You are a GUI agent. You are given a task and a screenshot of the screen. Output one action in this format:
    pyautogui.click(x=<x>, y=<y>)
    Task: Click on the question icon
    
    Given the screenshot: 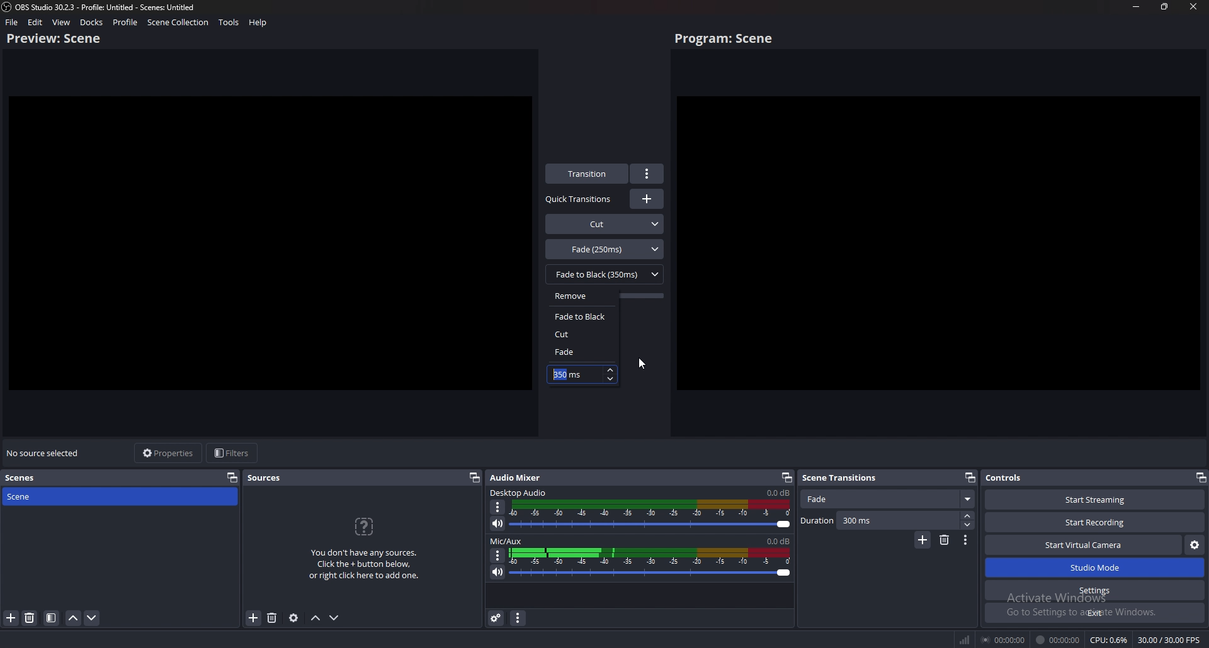 What is the action you would take?
    pyautogui.click(x=365, y=527)
    